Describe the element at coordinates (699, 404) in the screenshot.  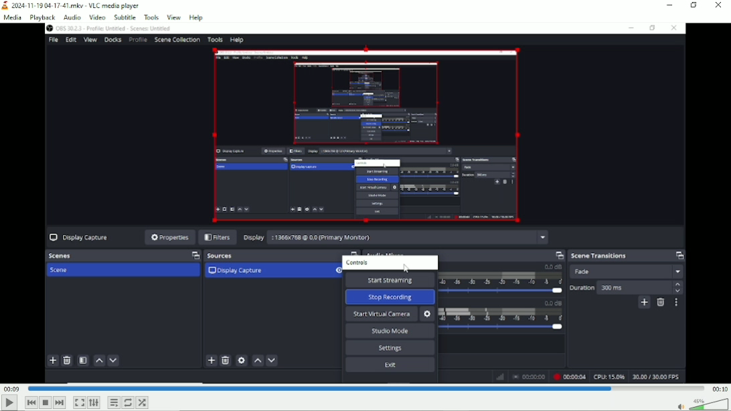
I see `Volume` at that location.